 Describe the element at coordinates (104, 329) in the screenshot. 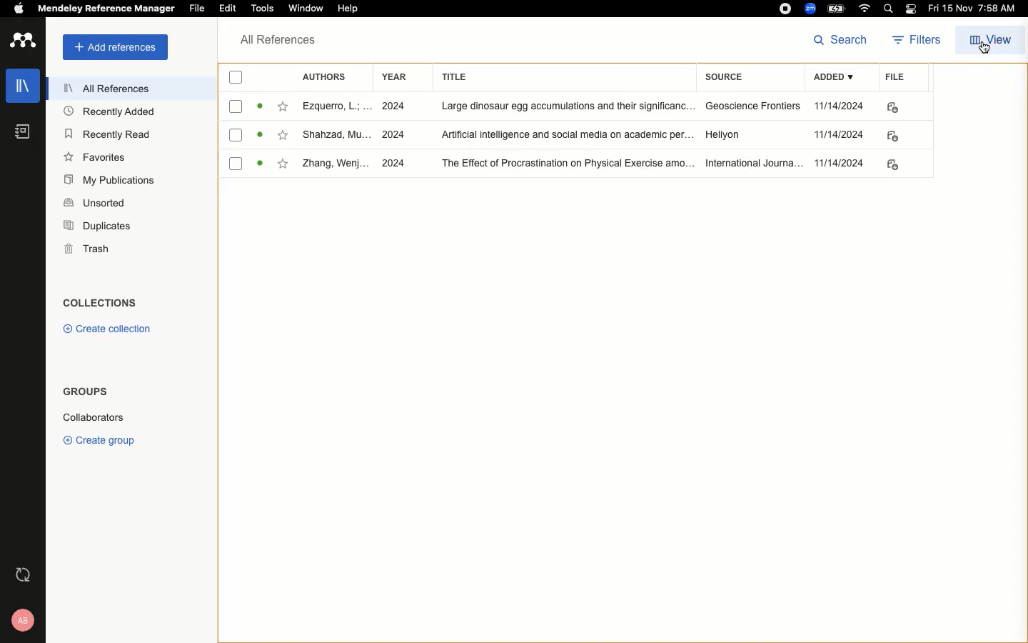

I see `Create collection` at that location.